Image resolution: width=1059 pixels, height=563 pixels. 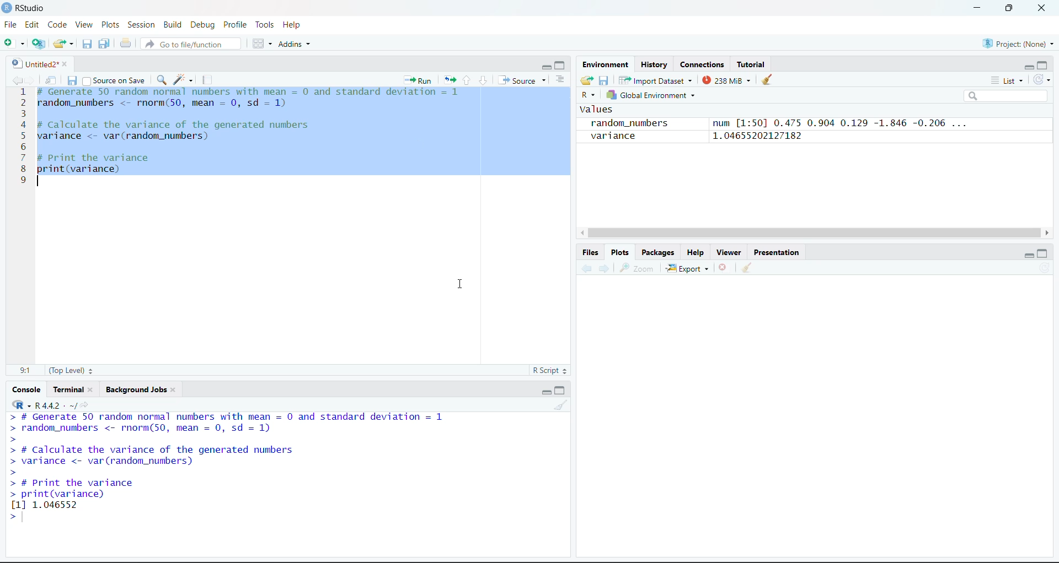 What do you see at coordinates (632, 123) in the screenshot?
I see `random_numbers` at bounding box center [632, 123].